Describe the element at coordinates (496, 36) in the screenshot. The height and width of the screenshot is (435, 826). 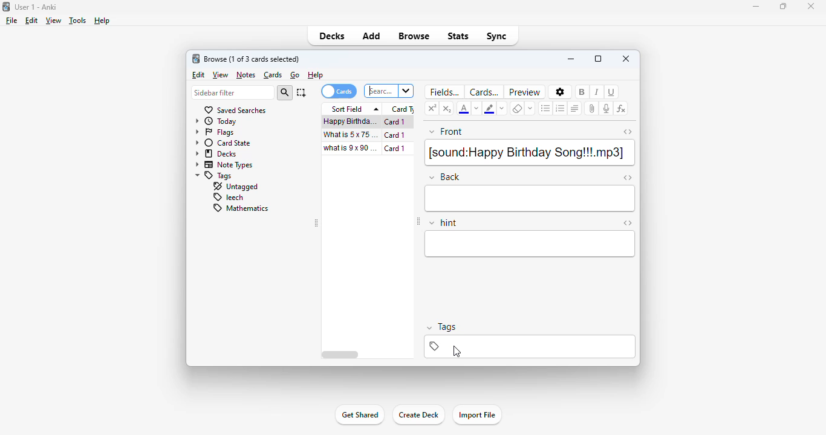
I see `sync` at that location.